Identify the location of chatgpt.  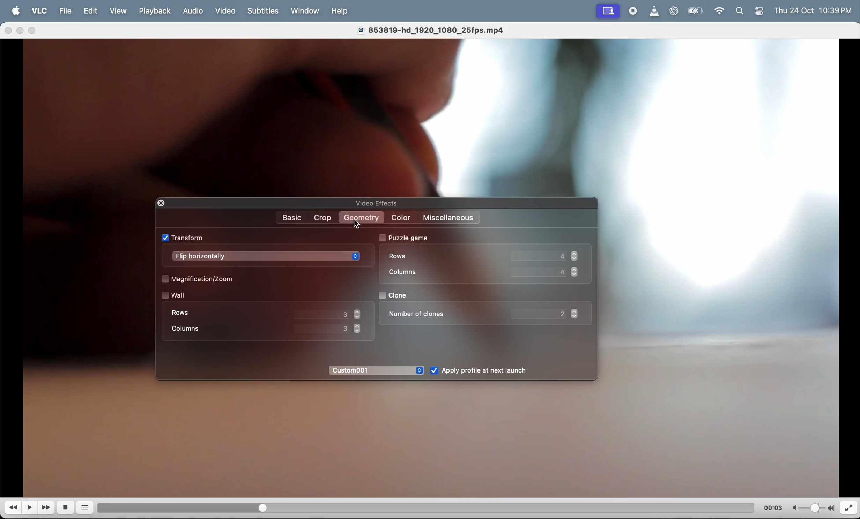
(676, 12).